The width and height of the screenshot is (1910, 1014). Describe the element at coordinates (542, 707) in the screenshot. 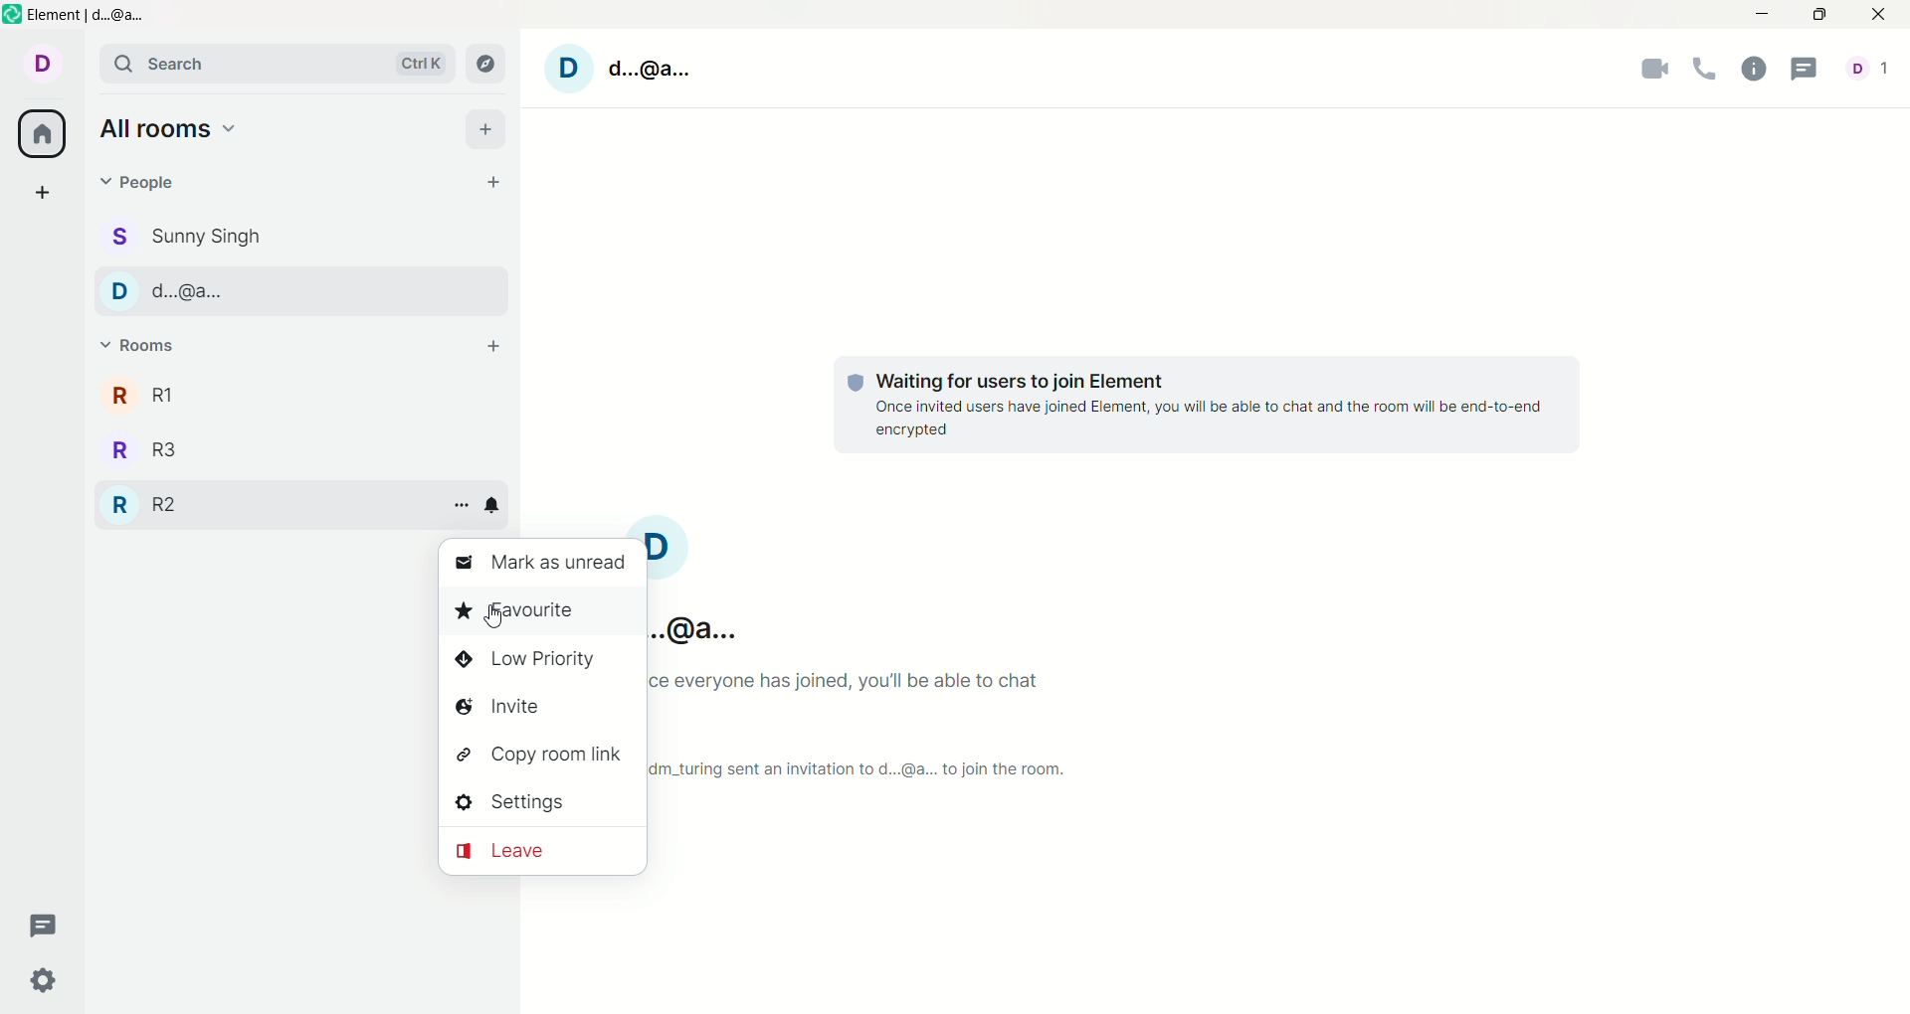

I see `invite` at that location.